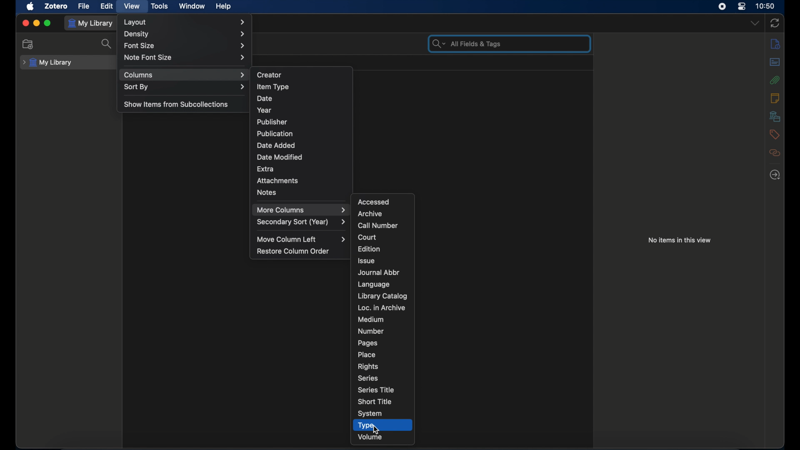 This screenshot has width=800, height=450. What do you see at coordinates (184, 34) in the screenshot?
I see `density` at bounding box center [184, 34].